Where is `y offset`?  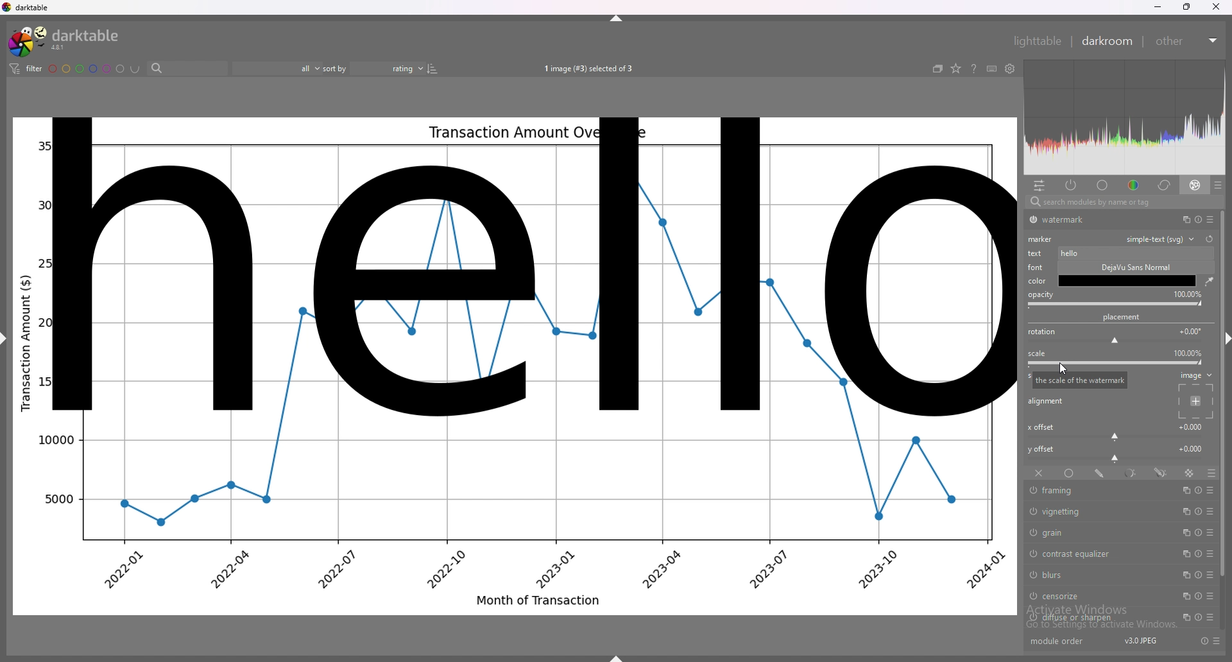 y offset is located at coordinates (1043, 449).